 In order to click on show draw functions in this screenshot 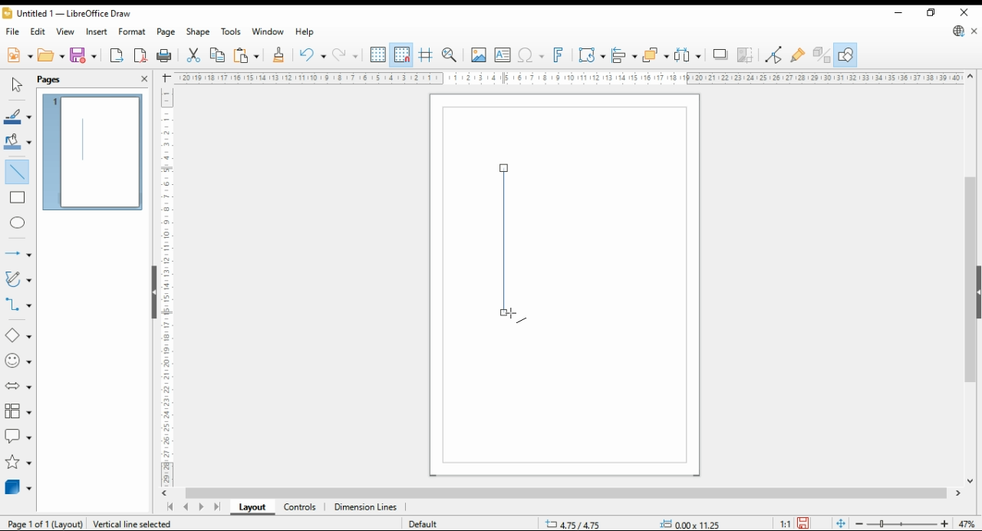, I will do `click(845, 55)`.